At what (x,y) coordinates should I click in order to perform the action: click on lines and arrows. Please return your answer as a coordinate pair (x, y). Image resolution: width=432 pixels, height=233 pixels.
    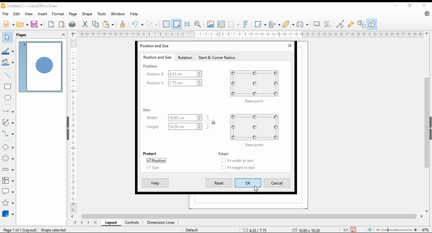
    Looking at the image, I should click on (8, 111).